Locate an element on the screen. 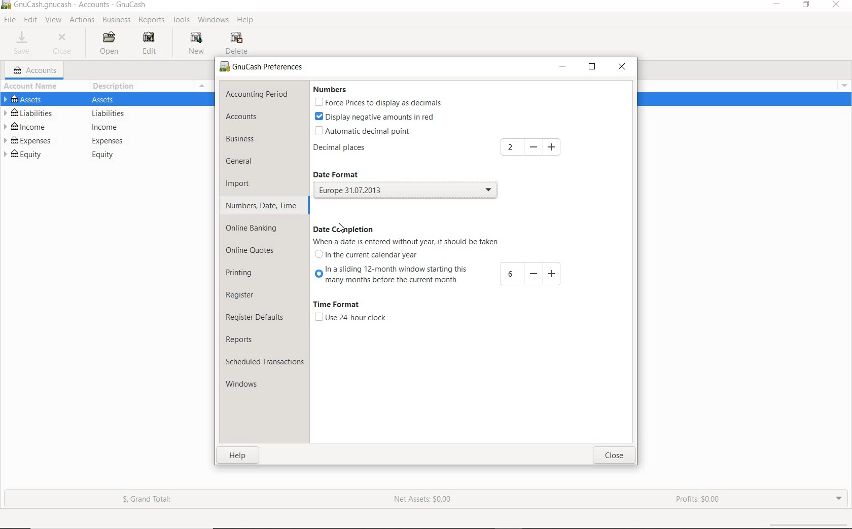 The width and height of the screenshot is (852, 529). CLOSE is located at coordinates (64, 44).